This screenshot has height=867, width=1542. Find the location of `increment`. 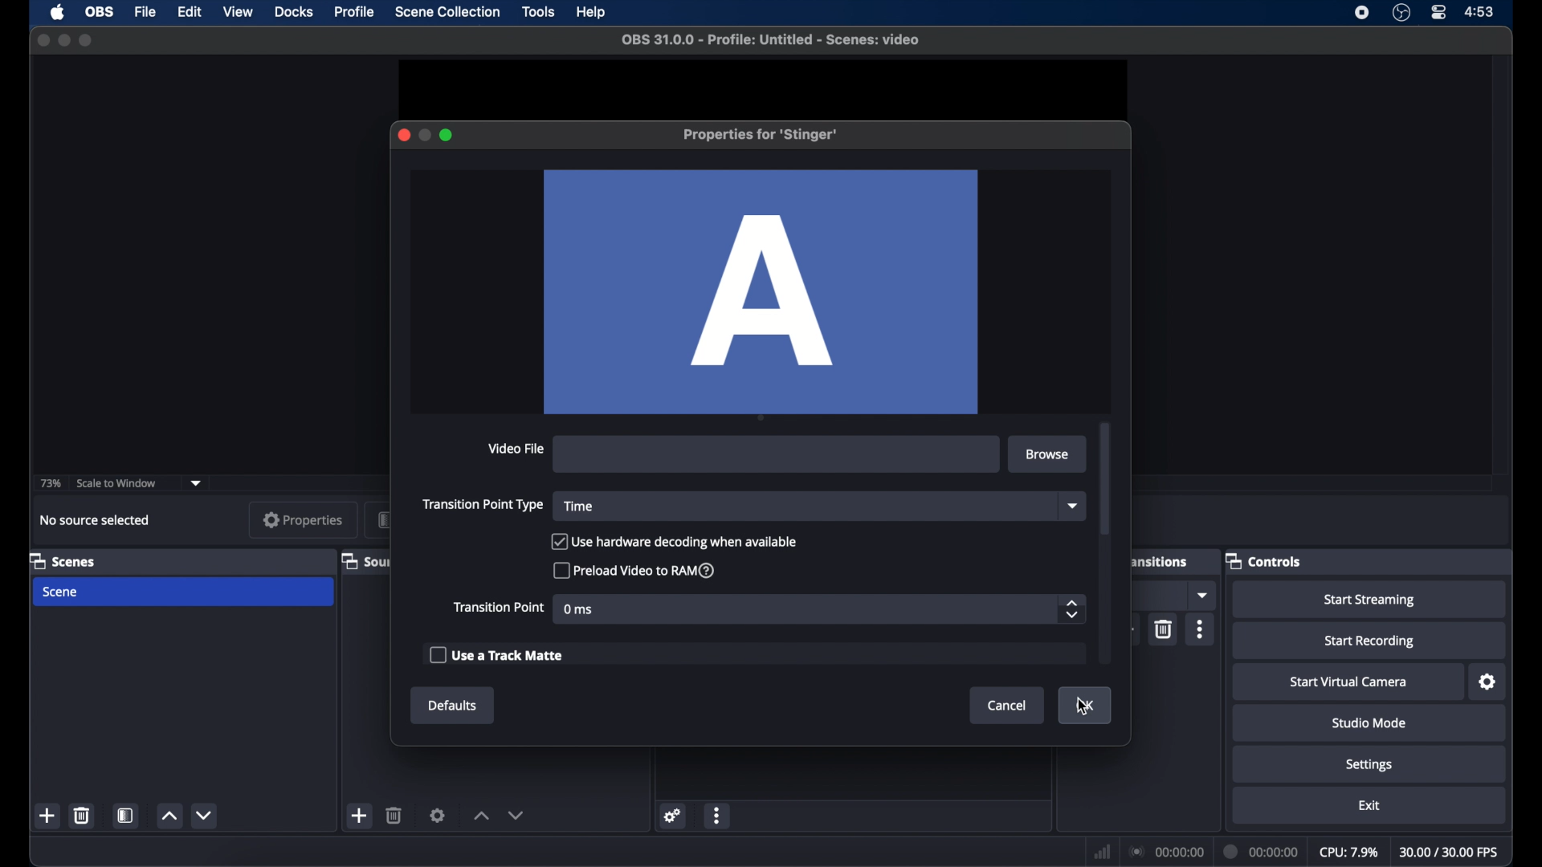

increment is located at coordinates (169, 817).